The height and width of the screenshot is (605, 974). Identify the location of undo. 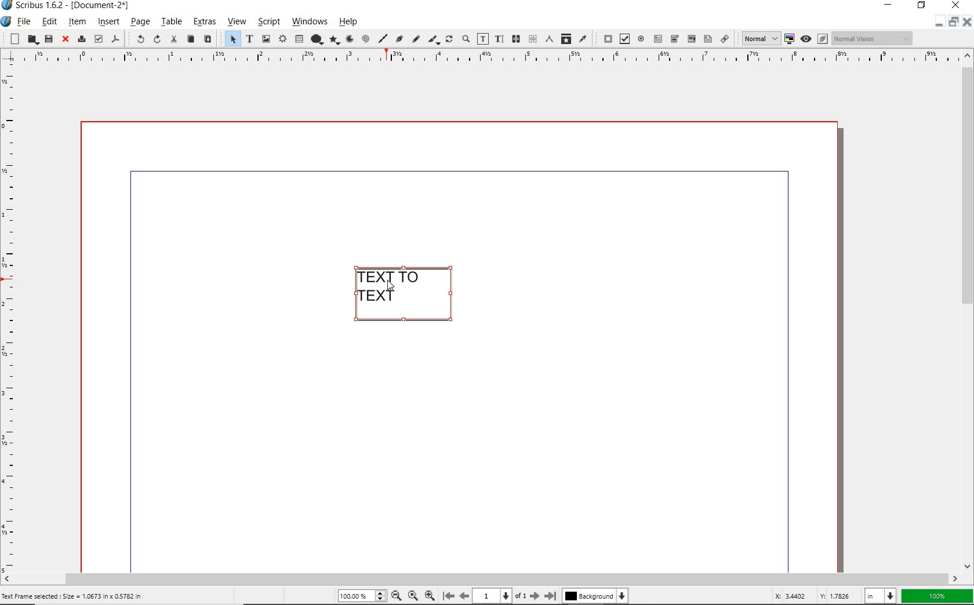
(136, 39).